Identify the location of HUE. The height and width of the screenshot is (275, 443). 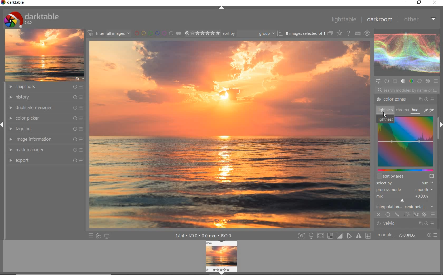
(415, 111).